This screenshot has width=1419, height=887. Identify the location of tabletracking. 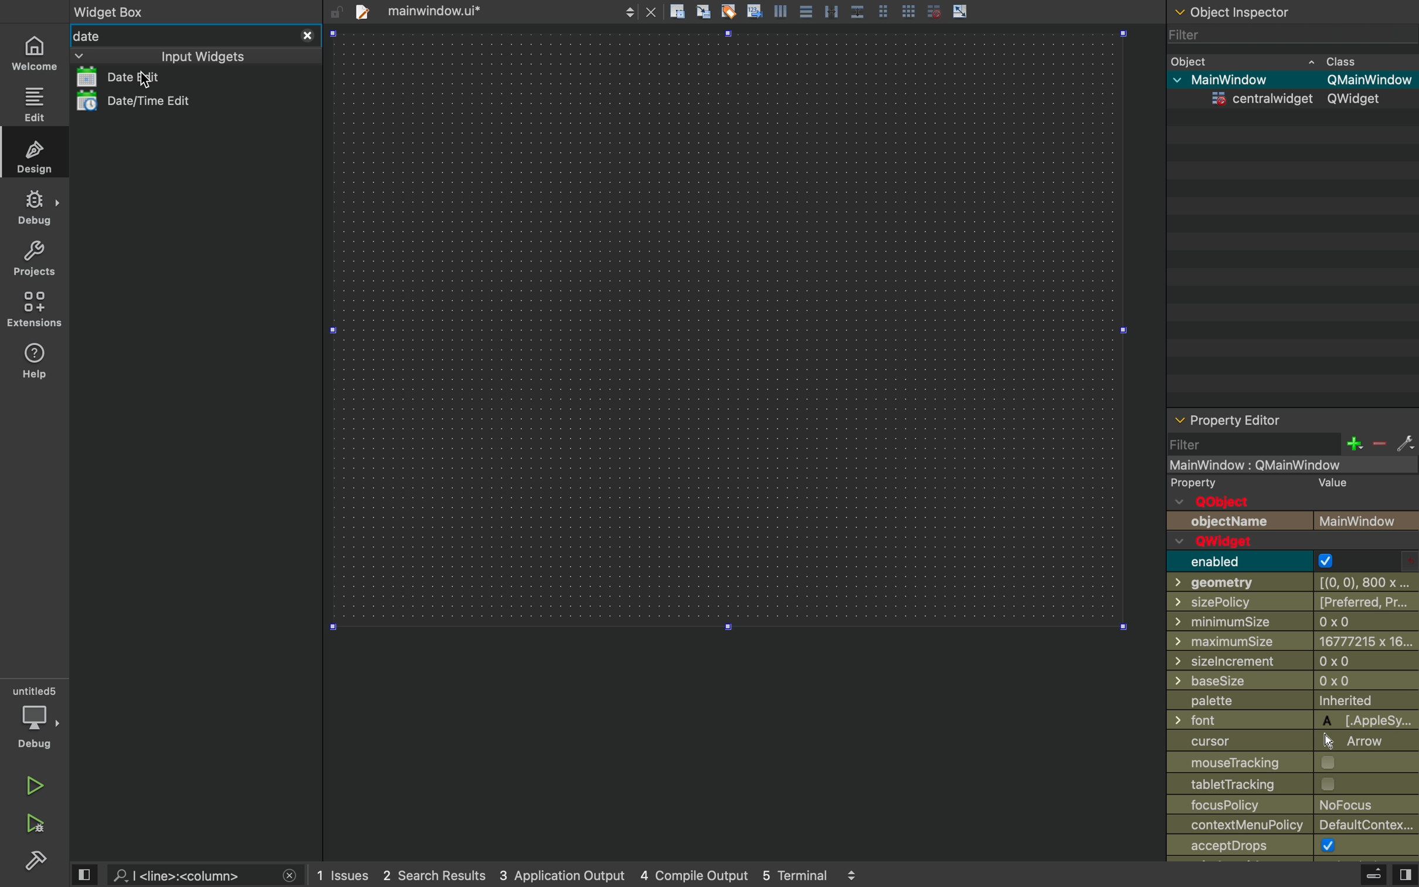
(1292, 784).